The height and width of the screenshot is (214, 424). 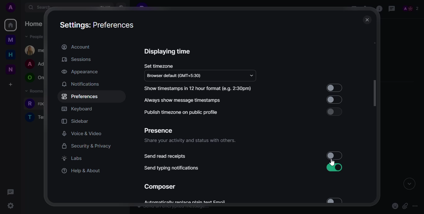 I want to click on set timexone, so click(x=160, y=66).